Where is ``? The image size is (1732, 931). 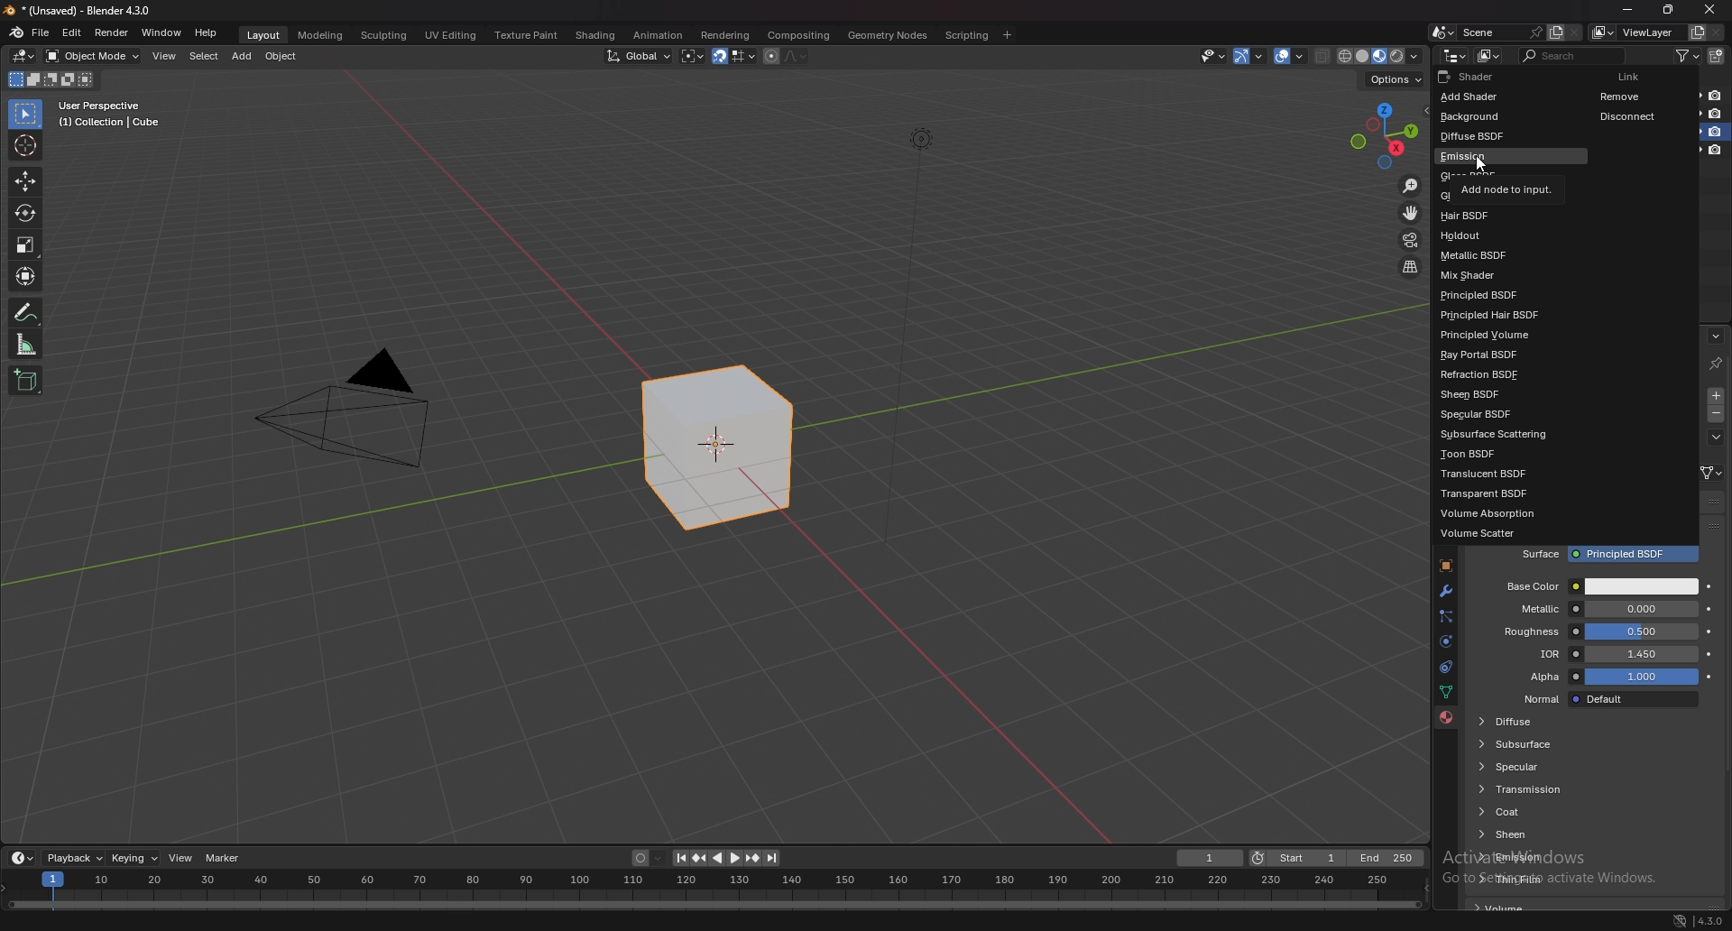
 is located at coordinates (1711, 12).